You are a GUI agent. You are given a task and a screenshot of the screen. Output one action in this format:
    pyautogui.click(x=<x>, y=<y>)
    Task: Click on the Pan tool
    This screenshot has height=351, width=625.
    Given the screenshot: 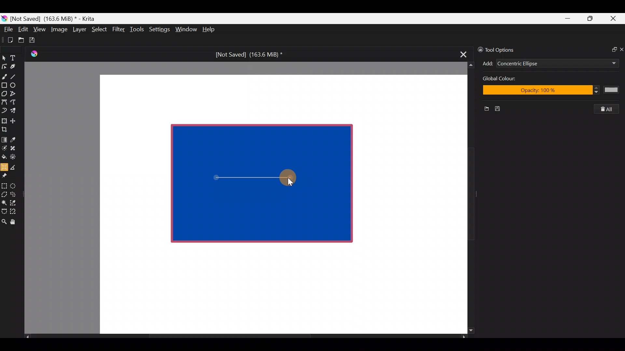 What is the action you would take?
    pyautogui.click(x=16, y=222)
    